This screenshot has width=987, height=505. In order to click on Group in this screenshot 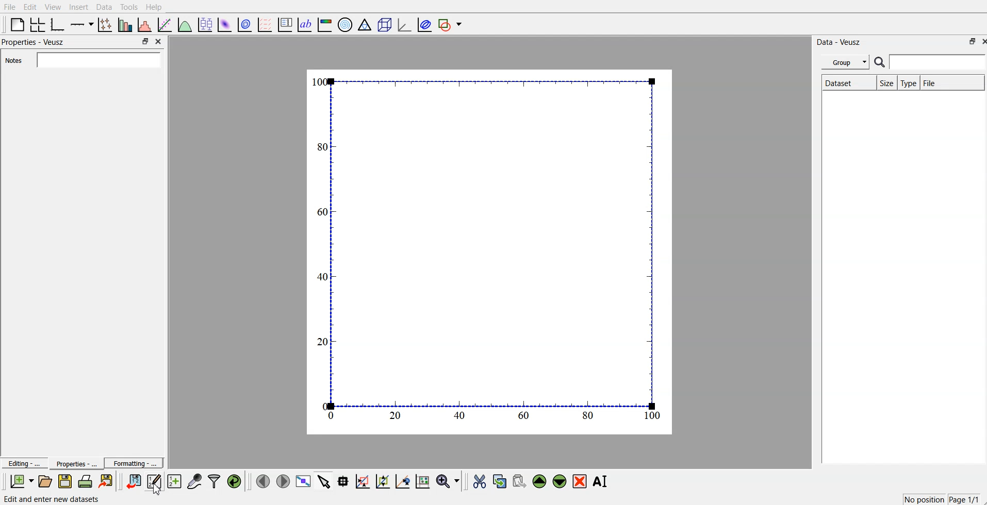, I will do `click(844, 62)`.